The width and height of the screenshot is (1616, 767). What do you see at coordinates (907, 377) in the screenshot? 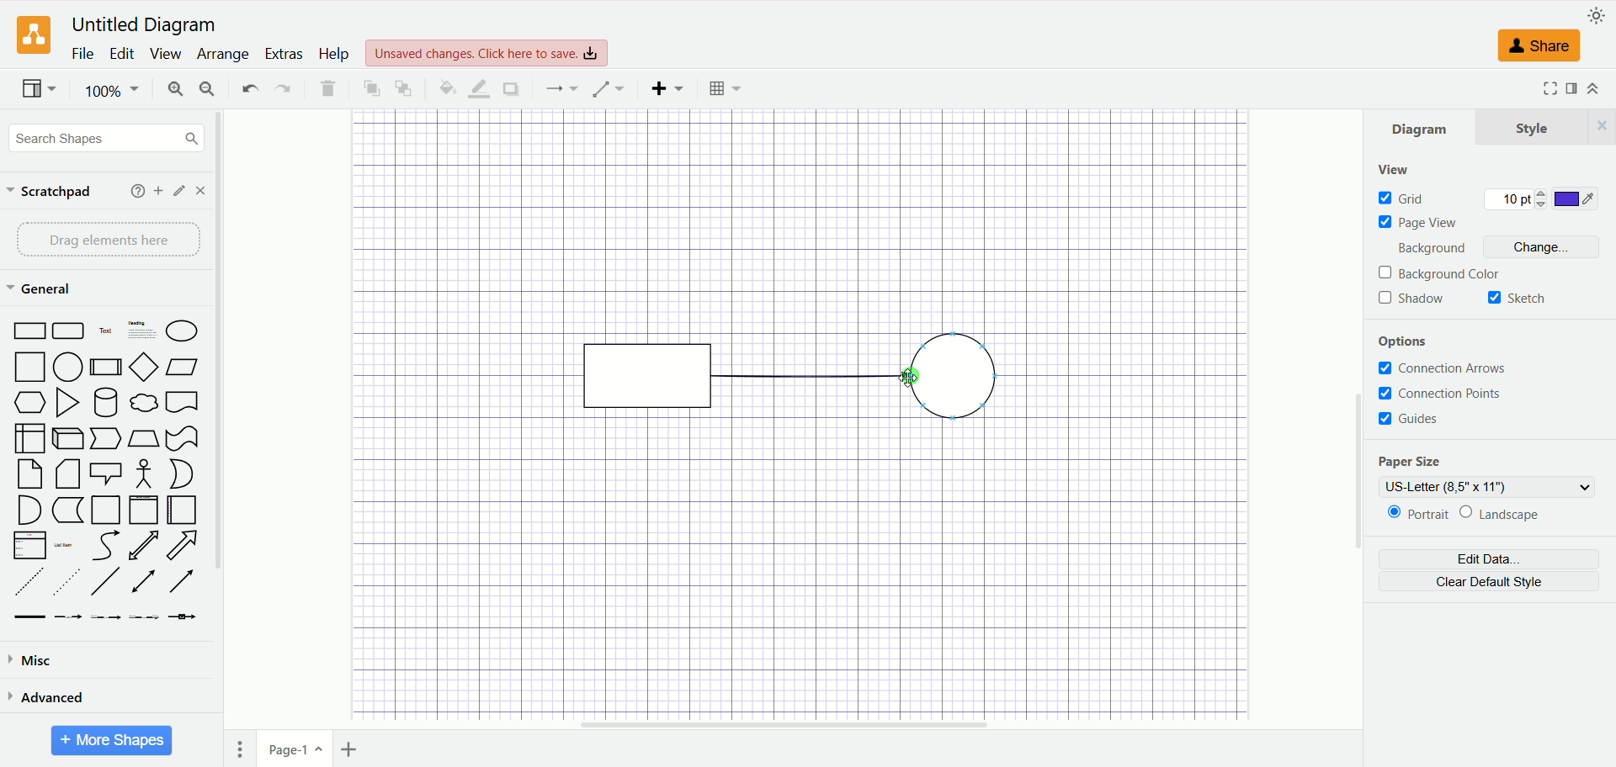
I see `cursor MOUSE_UP` at bounding box center [907, 377].